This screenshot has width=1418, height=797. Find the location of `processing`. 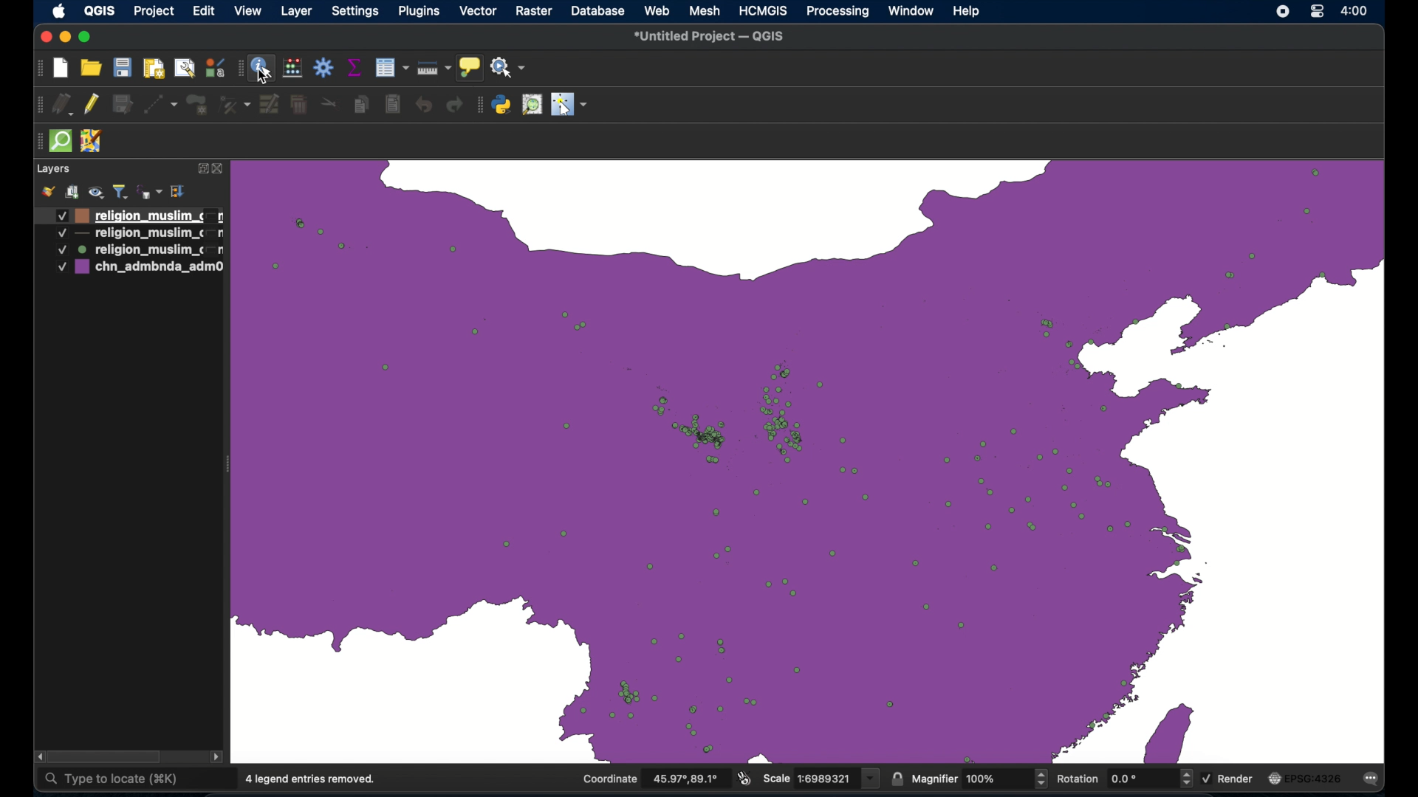

processing is located at coordinates (835, 12).